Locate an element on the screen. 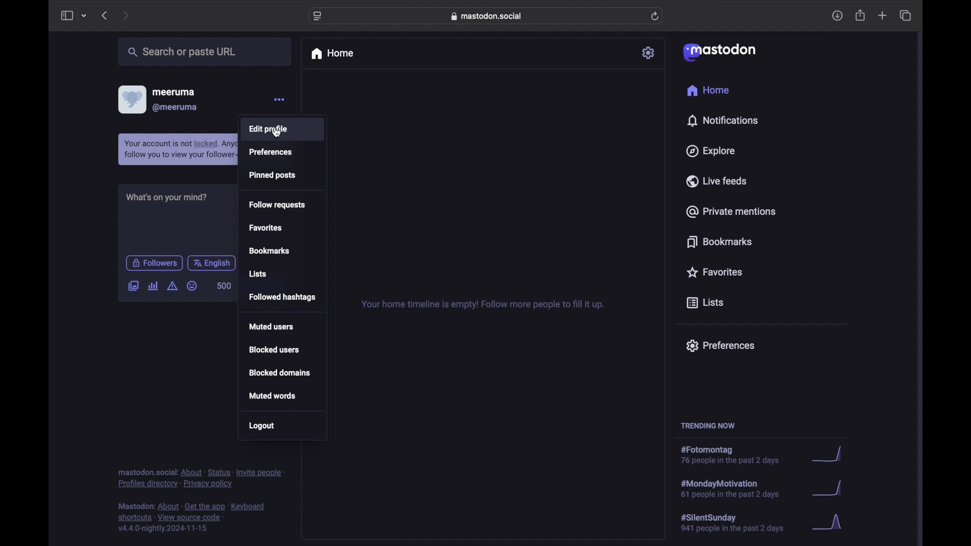 The image size is (971, 546). share is located at coordinates (861, 15).